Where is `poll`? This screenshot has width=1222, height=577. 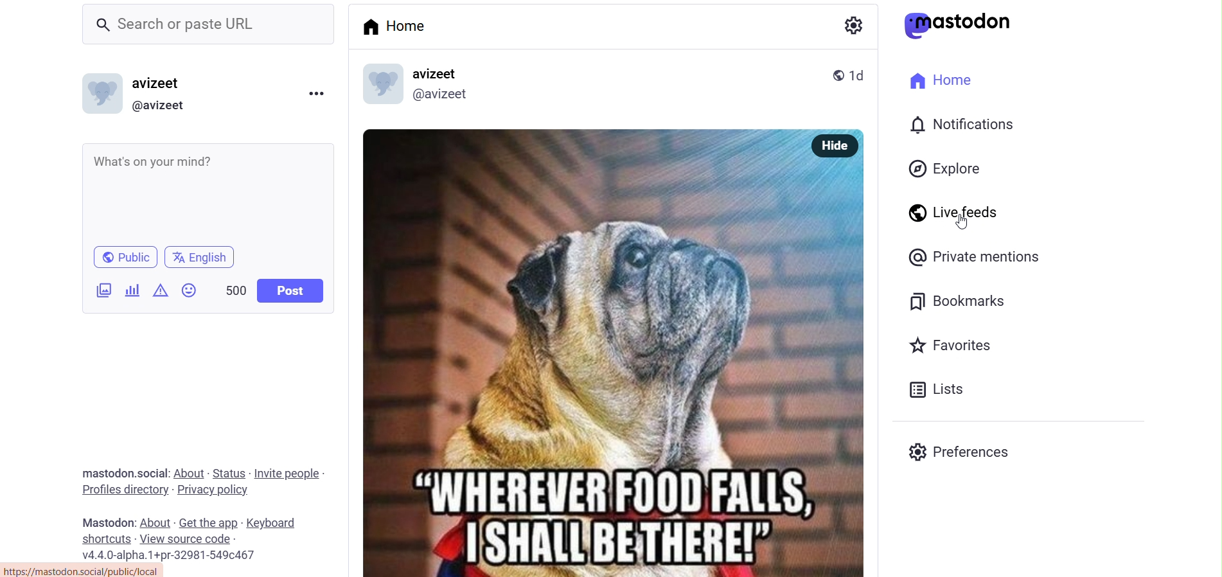
poll is located at coordinates (132, 290).